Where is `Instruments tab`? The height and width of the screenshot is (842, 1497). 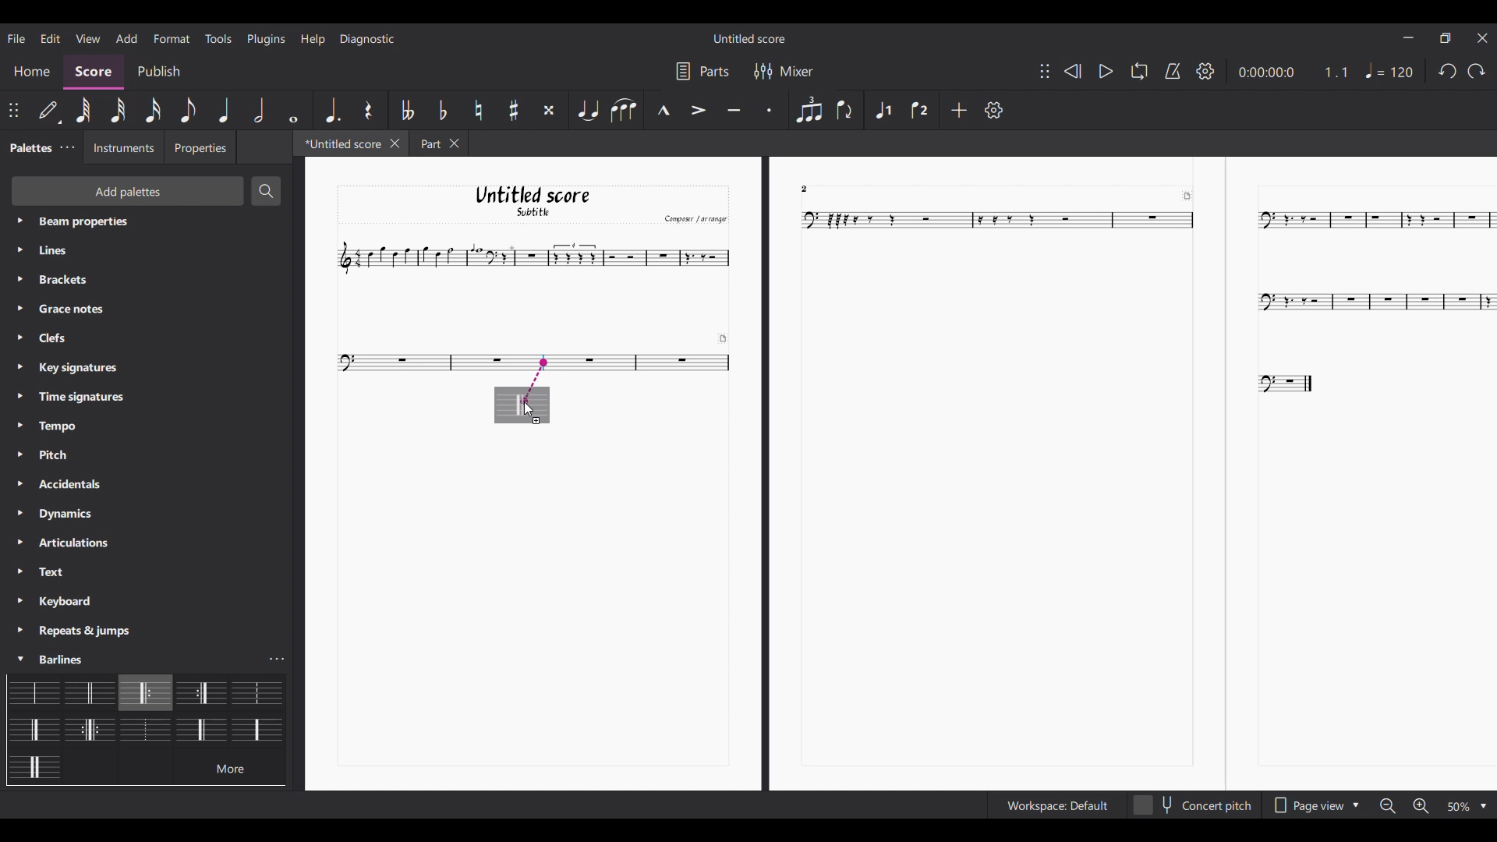 Instruments tab is located at coordinates (121, 147).